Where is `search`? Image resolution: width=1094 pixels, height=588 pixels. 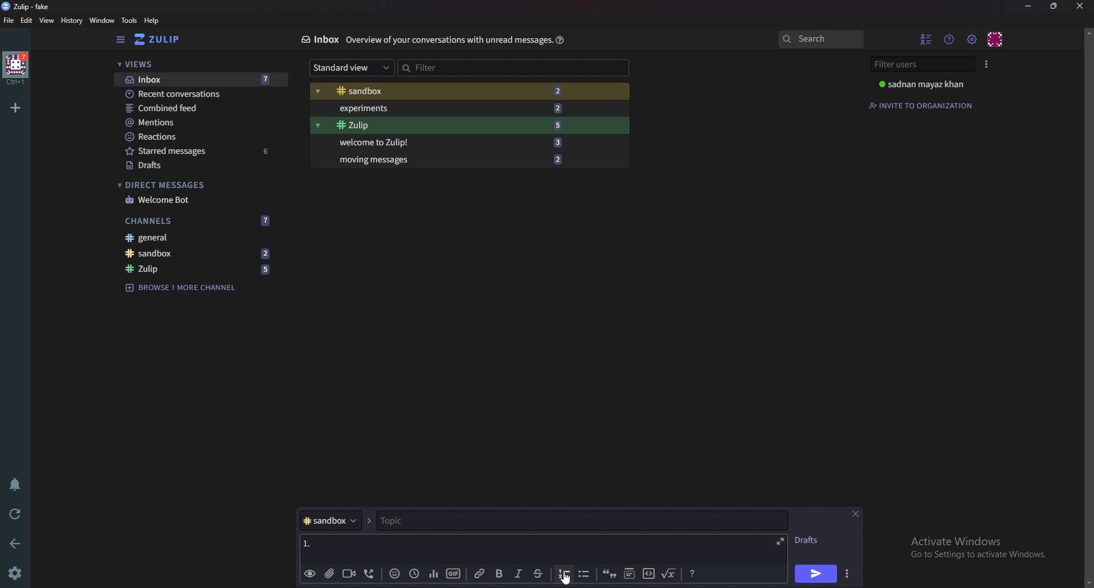
search is located at coordinates (820, 40).